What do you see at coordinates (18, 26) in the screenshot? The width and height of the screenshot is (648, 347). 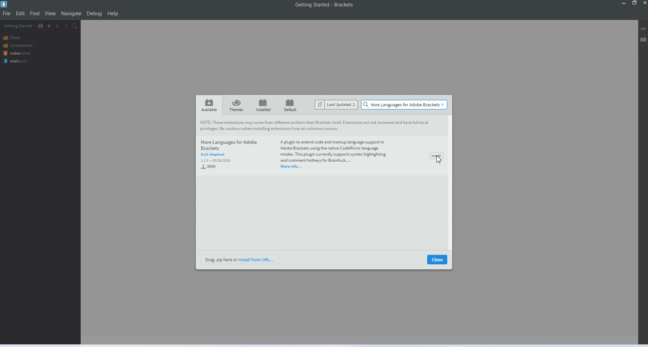 I see `Getting Started` at bounding box center [18, 26].